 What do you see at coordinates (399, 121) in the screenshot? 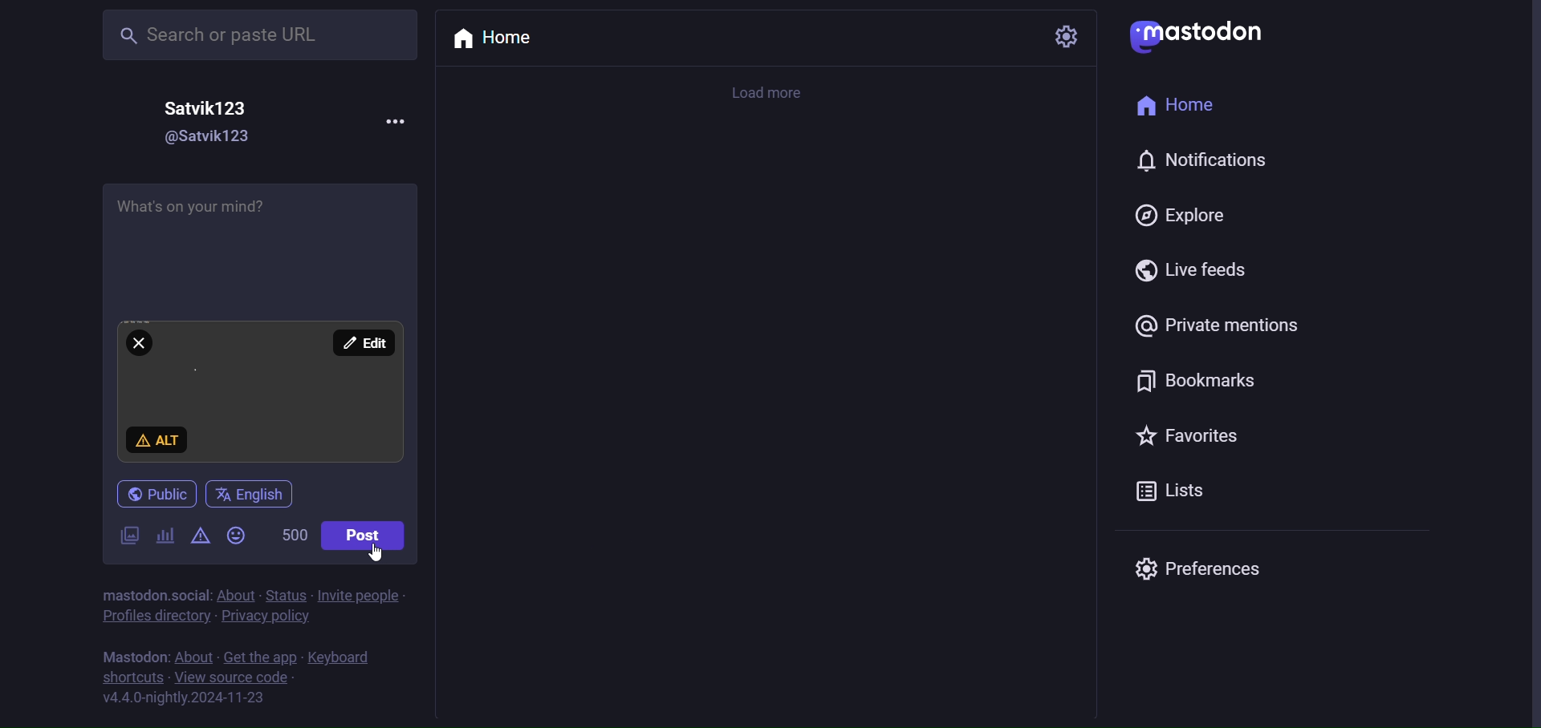
I see `more` at bounding box center [399, 121].